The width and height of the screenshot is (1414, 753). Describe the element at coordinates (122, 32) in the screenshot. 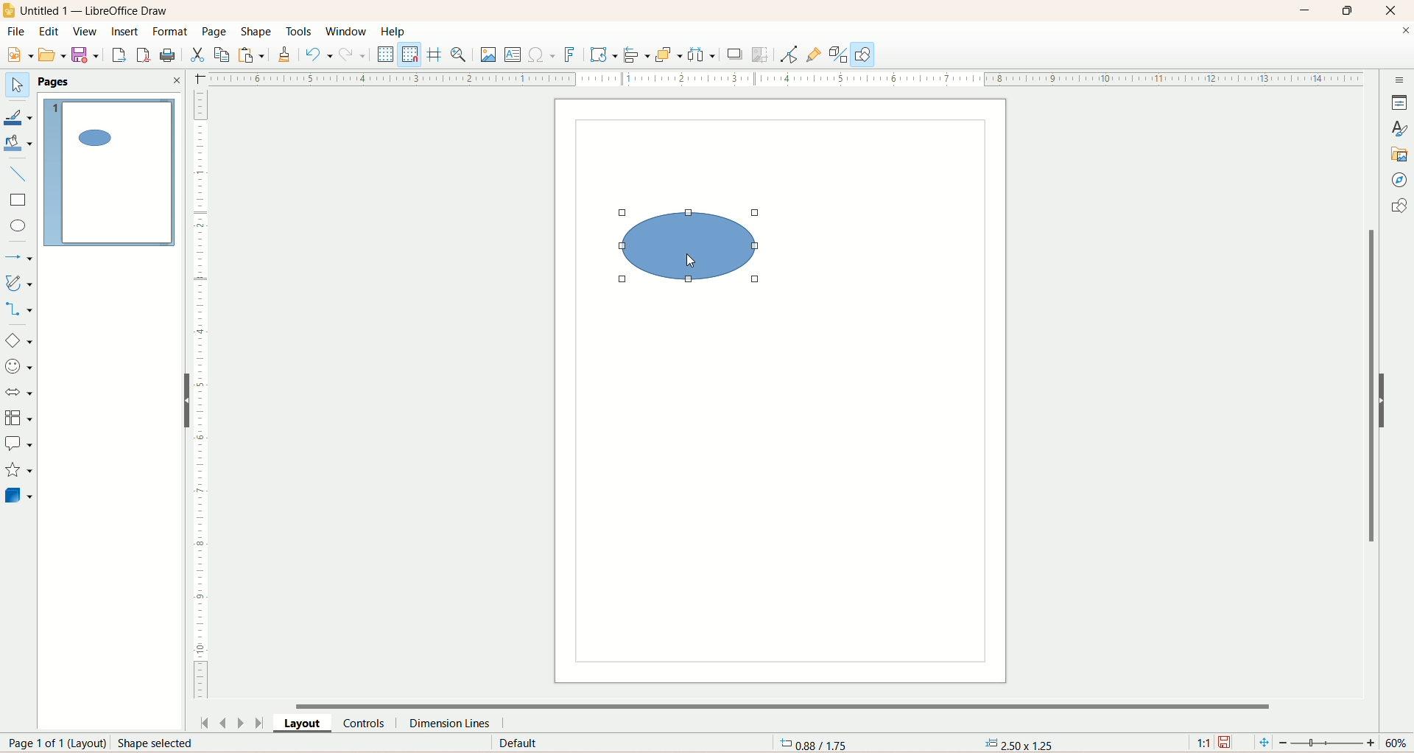

I see `insert` at that location.